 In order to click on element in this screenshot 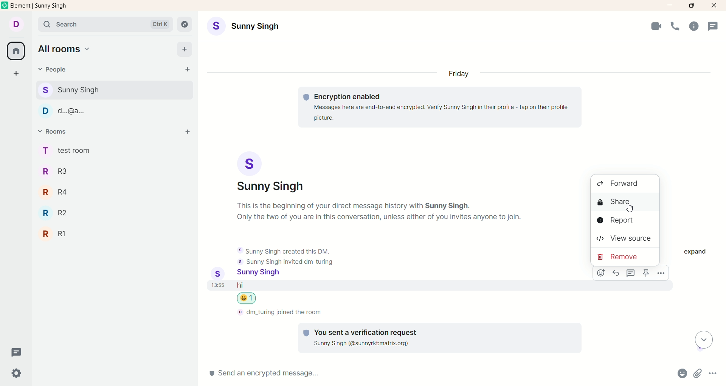, I will do `click(39, 7)`.